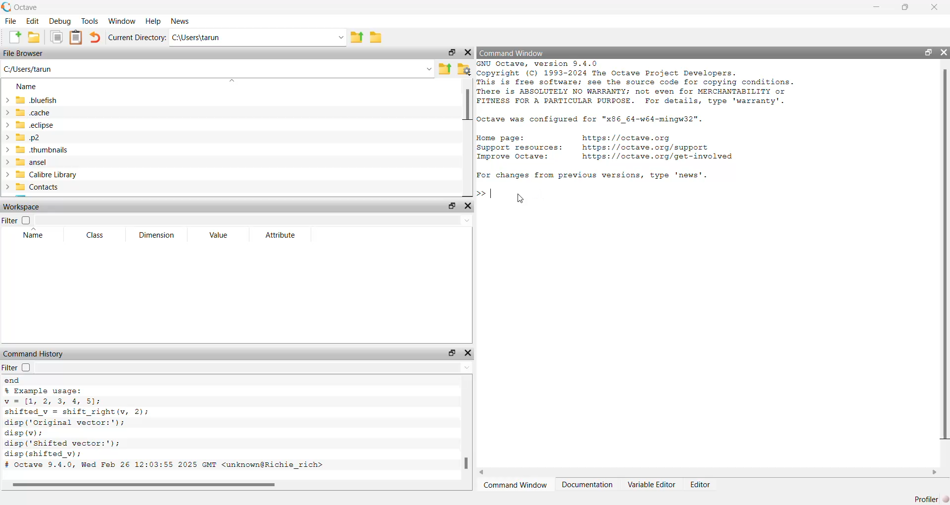 Image resolution: width=950 pixels, height=505 pixels. What do you see at coordinates (153, 22) in the screenshot?
I see `help` at bounding box center [153, 22].